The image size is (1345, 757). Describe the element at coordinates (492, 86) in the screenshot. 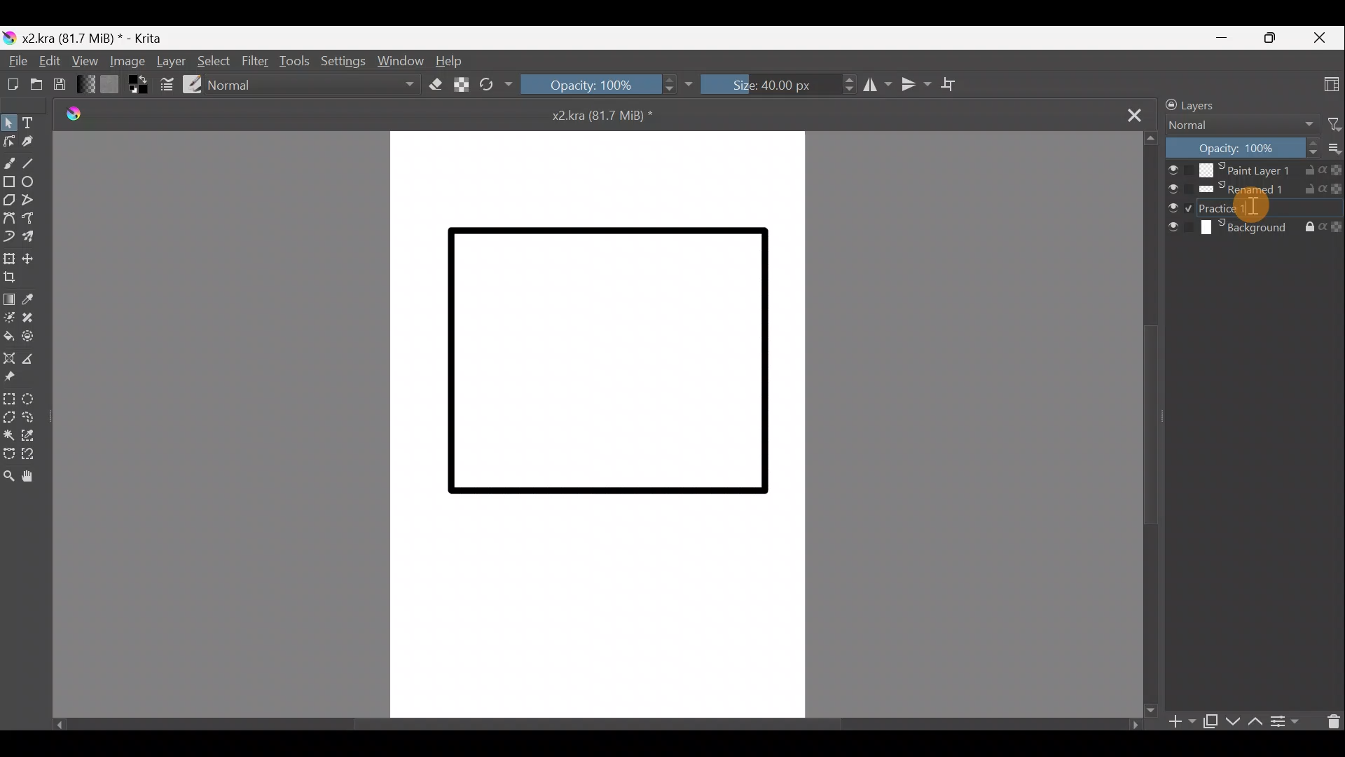

I see `Reload original preset` at that location.